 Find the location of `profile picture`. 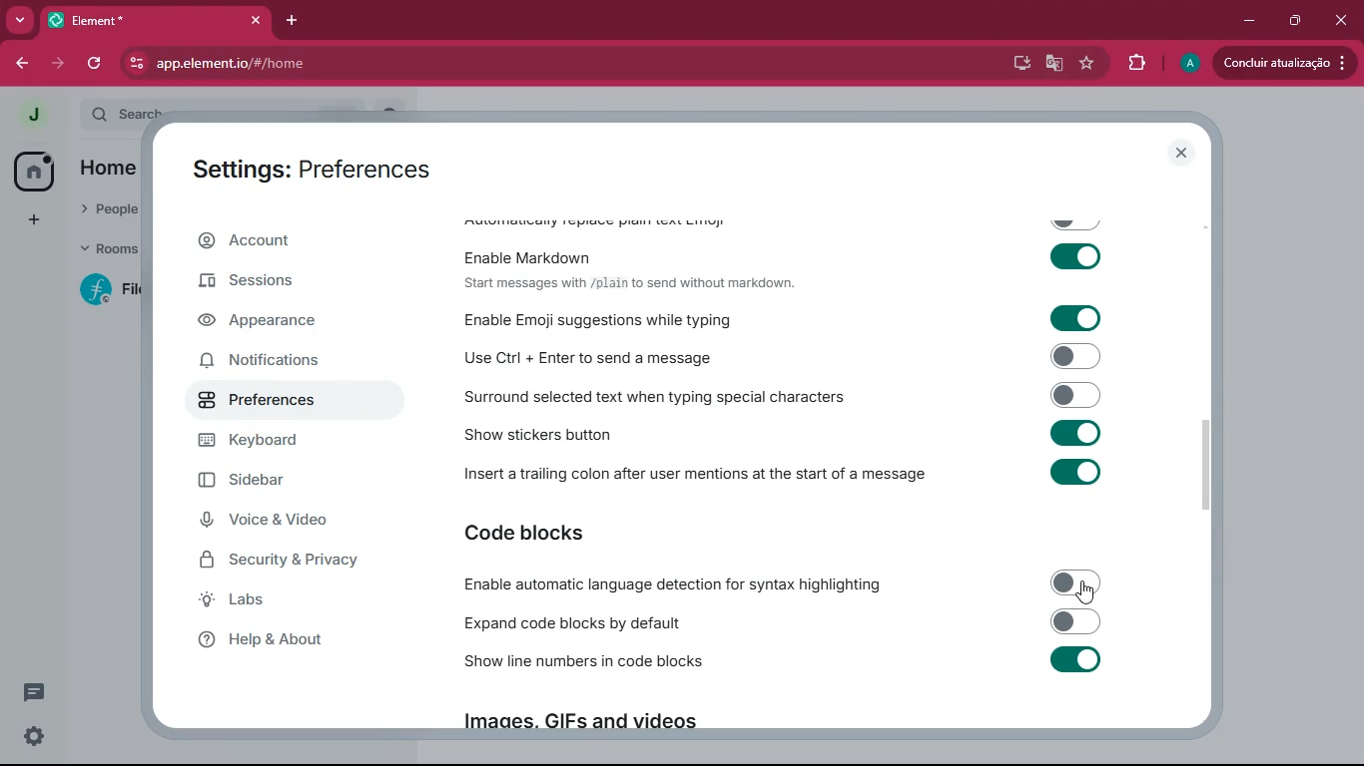

profile picture is located at coordinates (27, 114).